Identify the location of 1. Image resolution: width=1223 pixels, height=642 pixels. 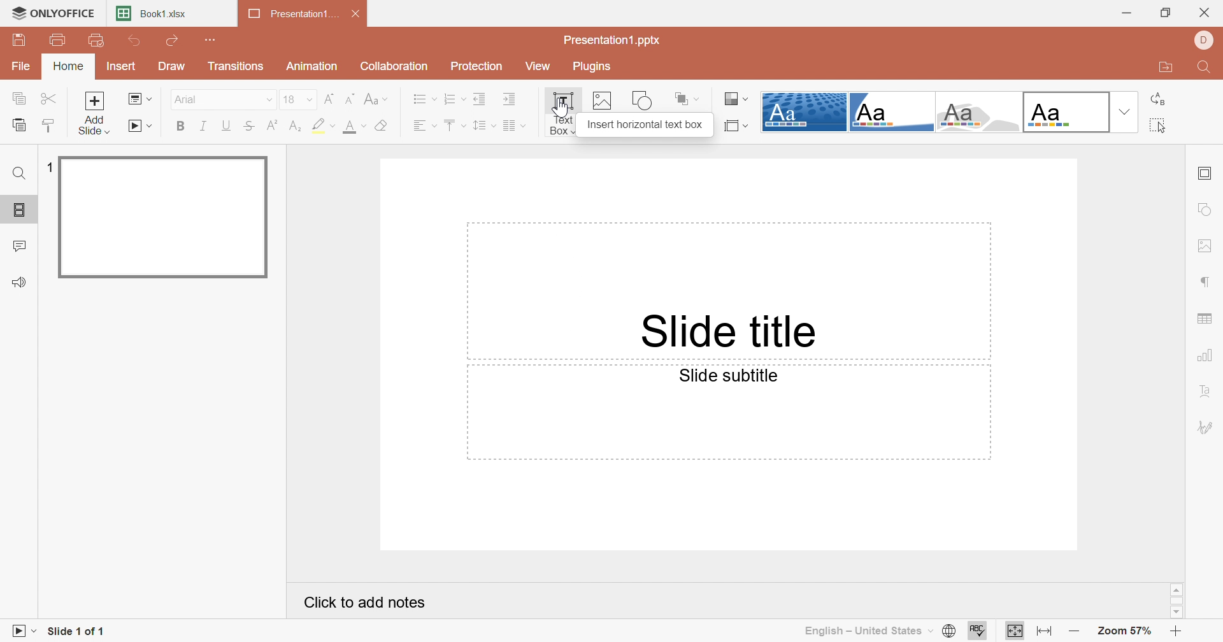
(48, 166).